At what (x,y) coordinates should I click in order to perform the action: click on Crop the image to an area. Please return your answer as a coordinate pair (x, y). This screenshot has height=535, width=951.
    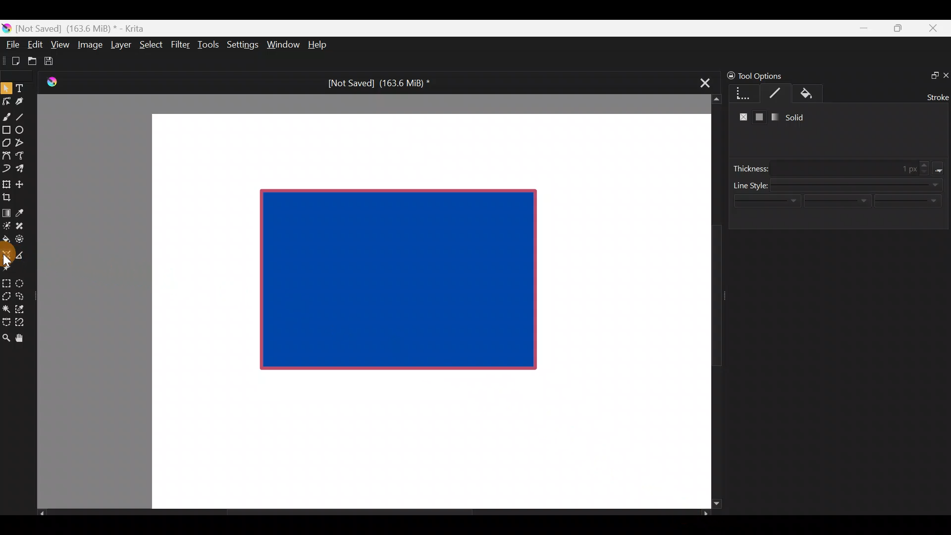
    Looking at the image, I should click on (10, 197).